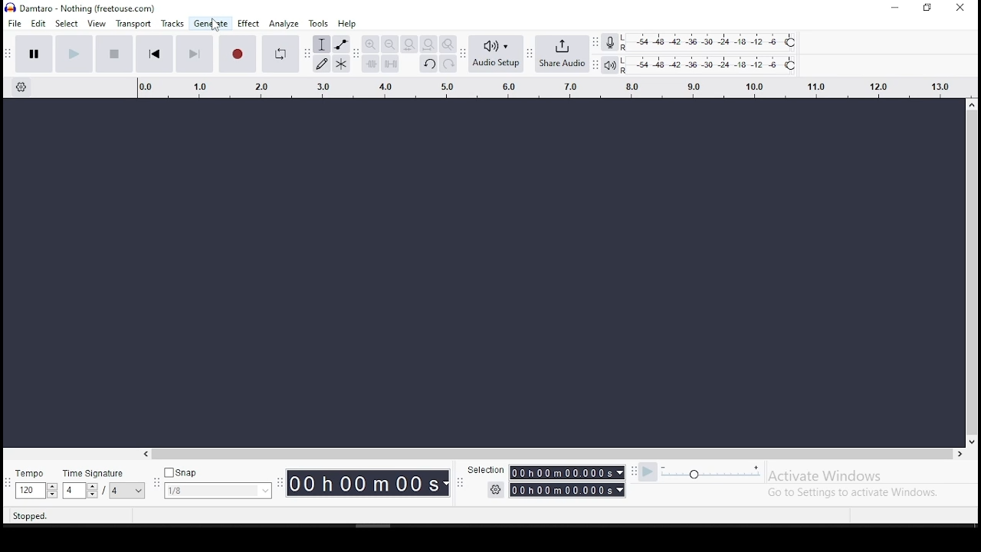 The height and width of the screenshot is (552, 981). What do you see at coordinates (24, 87) in the screenshot?
I see `timeline settings` at bounding box center [24, 87].